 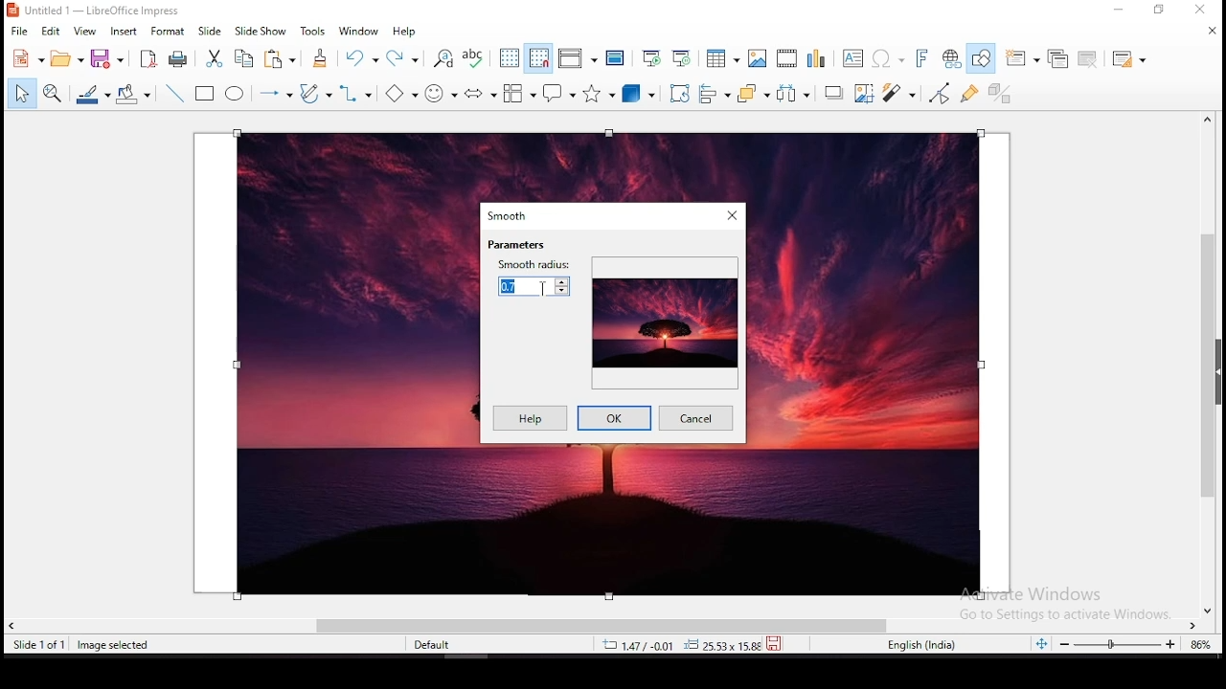 What do you see at coordinates (51, 94) in the screenshot?
I see `zoom and pan` at bounding box center [51, 94].